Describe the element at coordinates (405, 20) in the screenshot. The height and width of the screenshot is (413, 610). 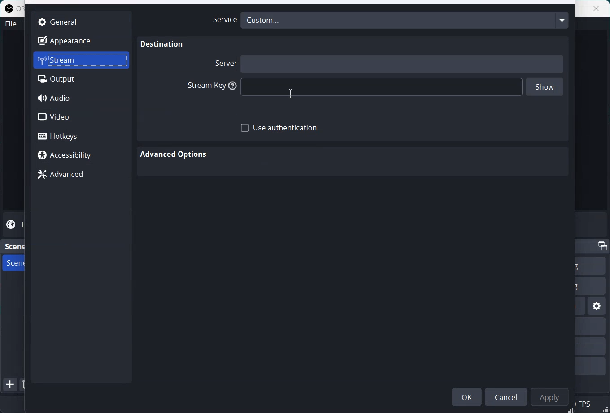
I see `Custom...` at that location.